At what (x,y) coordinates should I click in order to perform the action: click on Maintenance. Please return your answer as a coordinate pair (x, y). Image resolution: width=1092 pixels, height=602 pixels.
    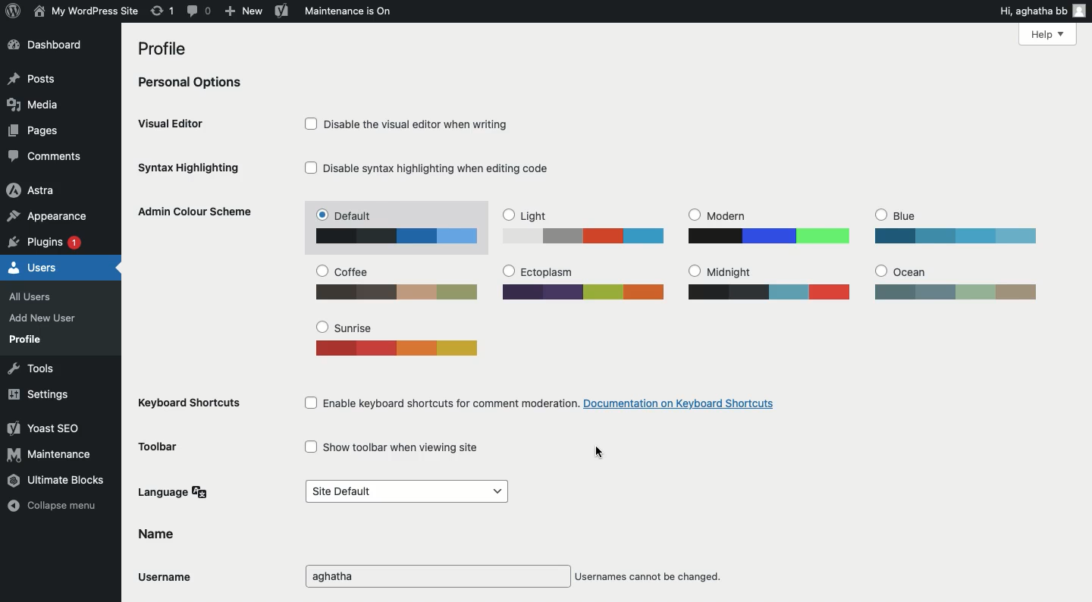
    Looking at the image, I should click on (50, 453).